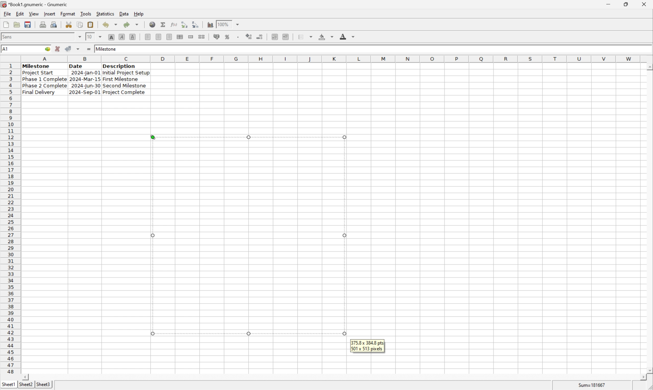 This screenshot has width=653, height=390. I want to click on help, so click(139, 13).